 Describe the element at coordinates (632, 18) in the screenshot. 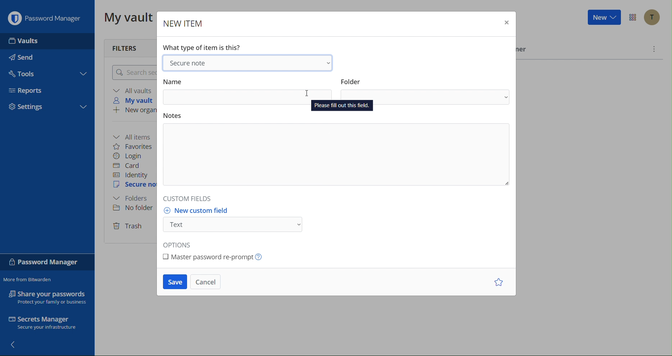

I see `Options` at that location.